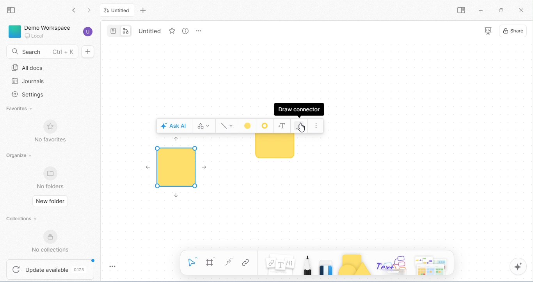 The width and height of the screenshot is (533, 282). Describe the element at coordinates (227, 126) in the screenshot. I see `style` at that location.